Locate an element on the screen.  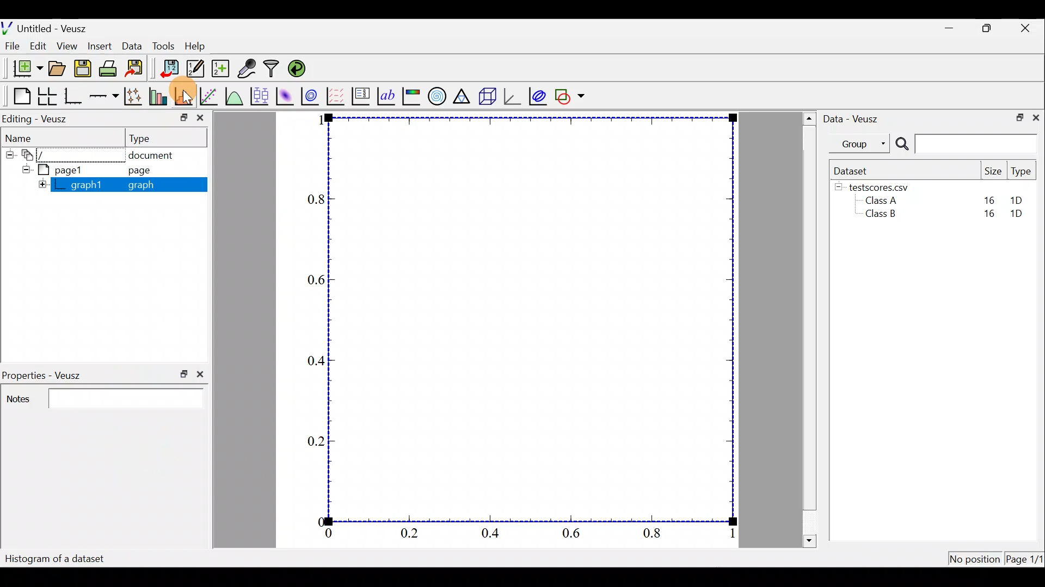
Image color bar is located at coordinates (411, 96).